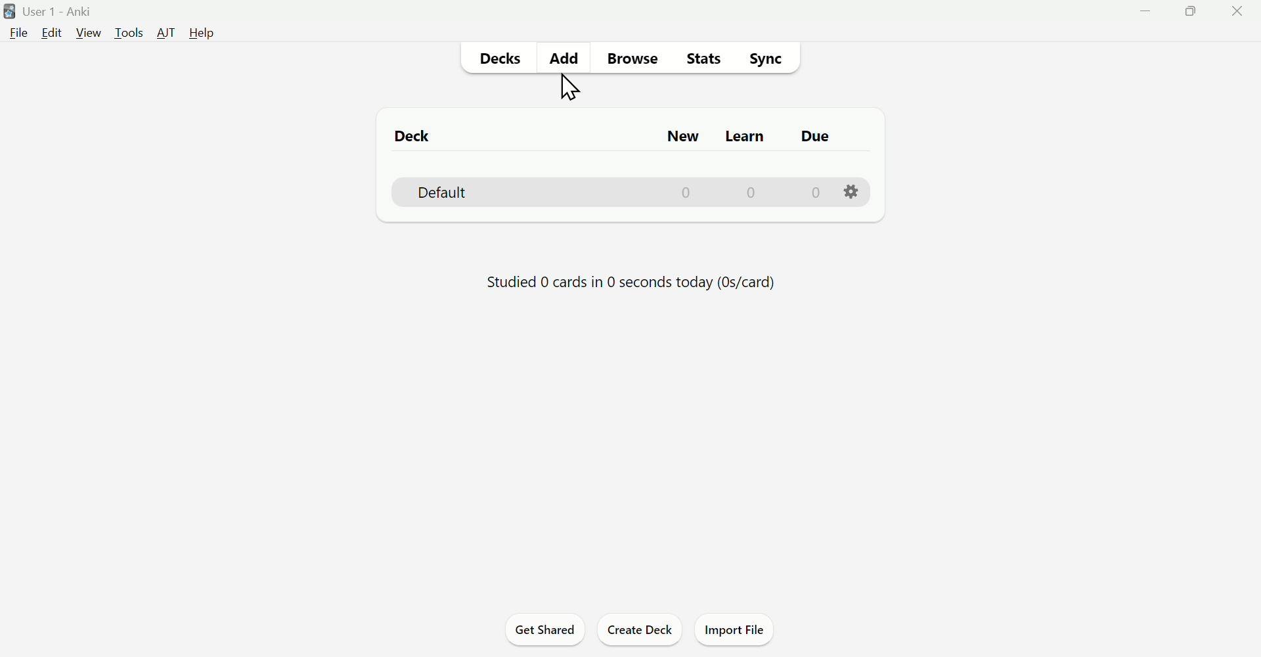 This screenshot has height=657, width=1261. Describe the element at coordinates (53, 32) in the screenshot. I see `Edit` at that location.